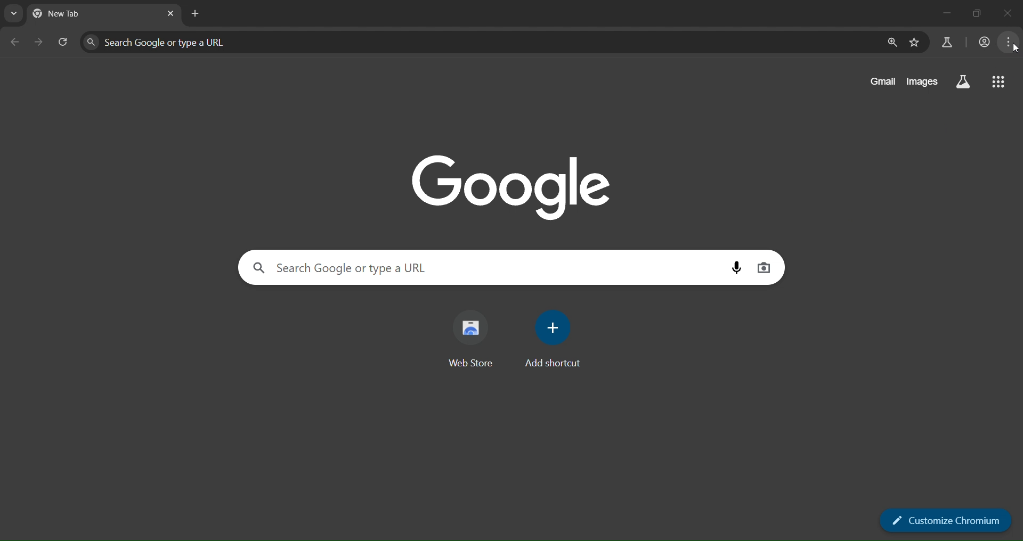  What do you see at coordinates (982, 41) in the screenshot?
I see `account` at bounding box center [982, 41].